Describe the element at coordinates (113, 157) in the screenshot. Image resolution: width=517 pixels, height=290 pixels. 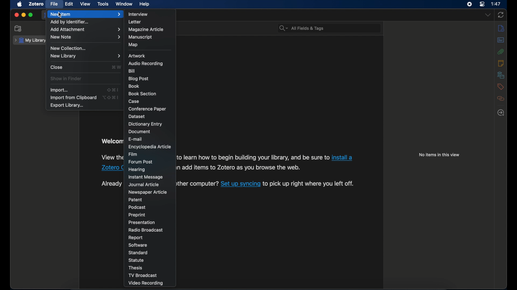
I see `View the` at that location.